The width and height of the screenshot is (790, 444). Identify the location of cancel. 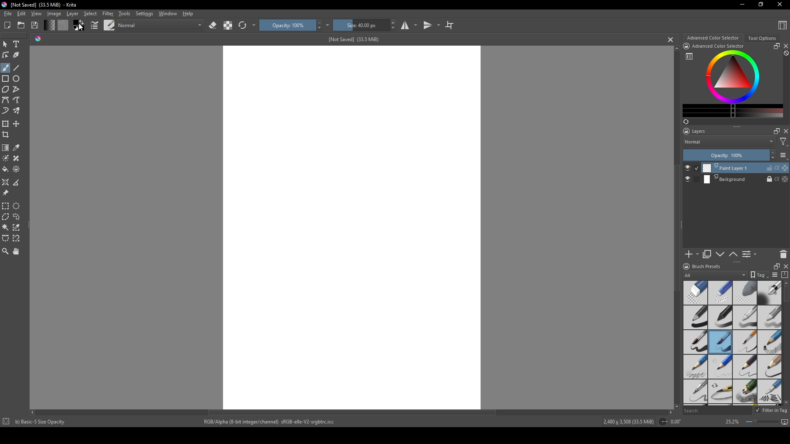
(671, 39).